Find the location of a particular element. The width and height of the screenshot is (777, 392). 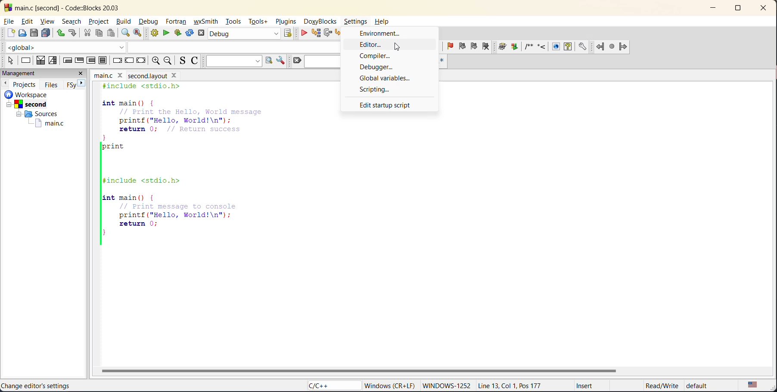

run to cursor is located at coordinates (315, 33).